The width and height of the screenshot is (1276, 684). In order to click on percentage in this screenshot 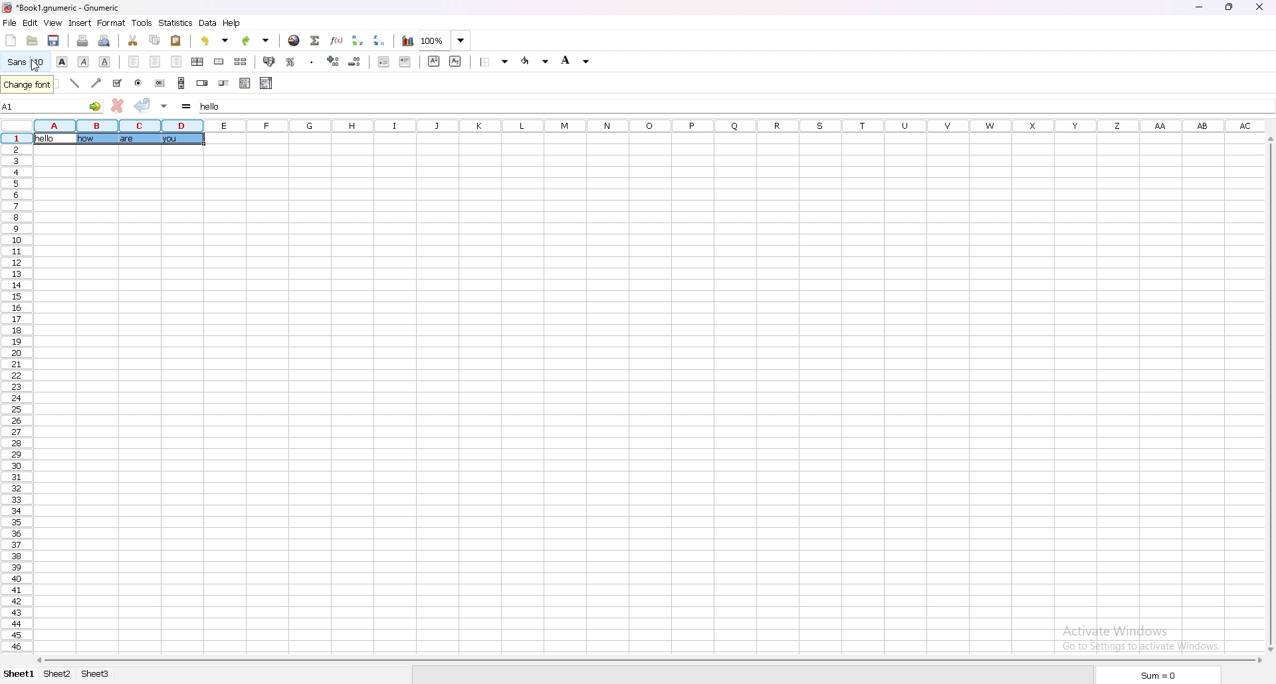, I will do `click(292, 61)`.